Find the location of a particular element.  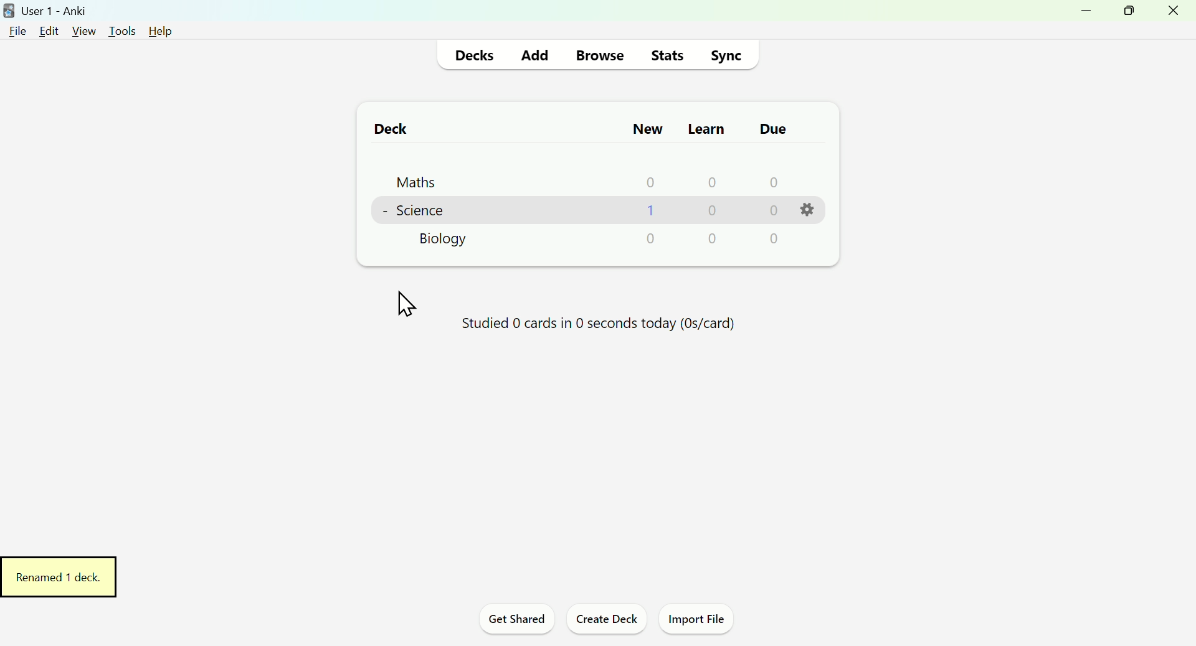

Import File is located at coordinates (701, 621).